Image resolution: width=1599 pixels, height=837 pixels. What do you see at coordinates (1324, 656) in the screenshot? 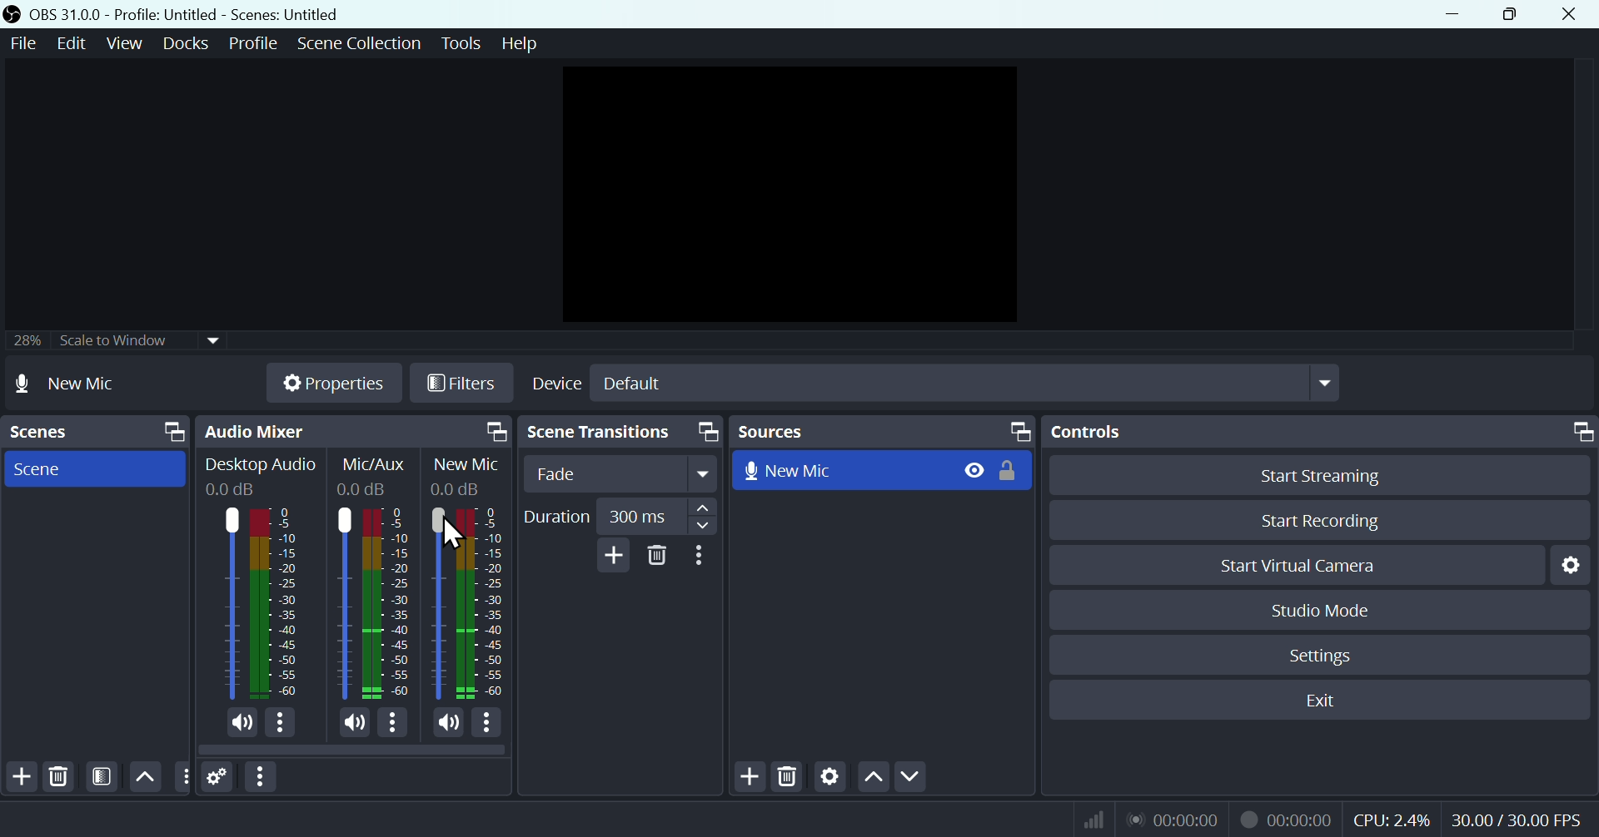
I see `Settings` at bounding box center [1324, 656].